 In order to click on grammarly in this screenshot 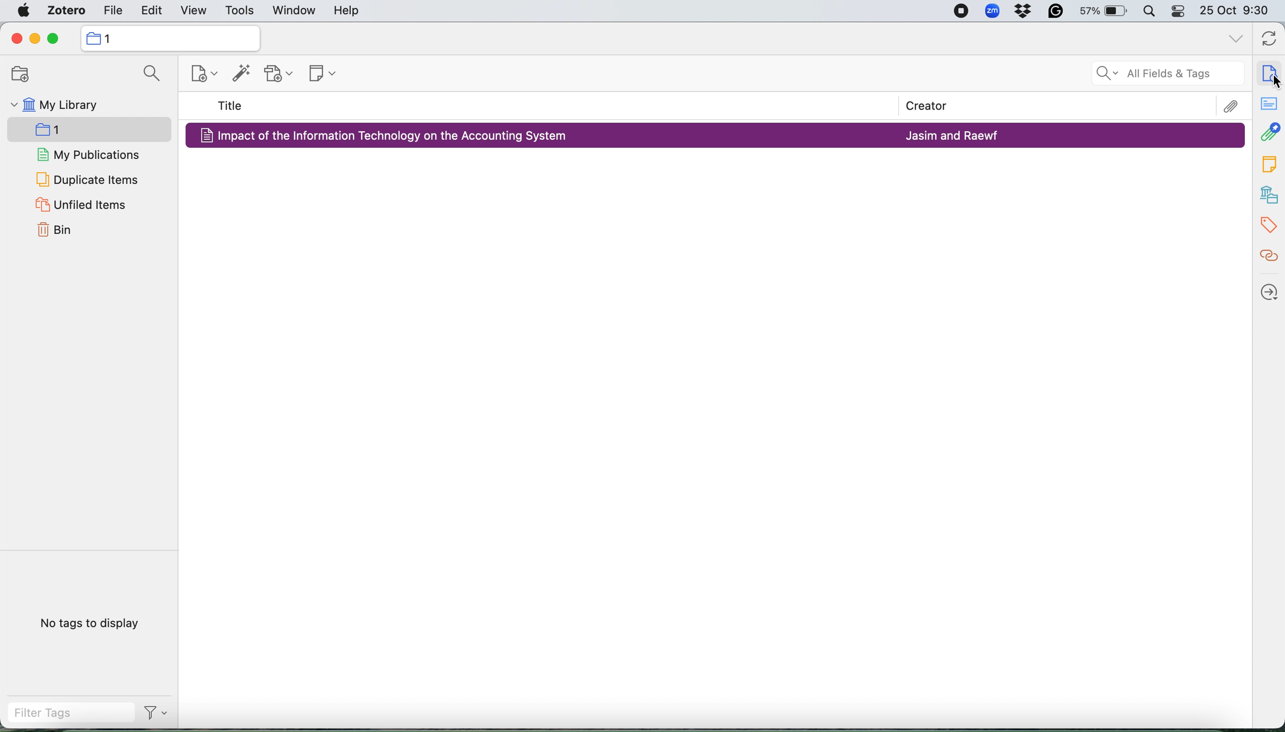, I will do `click(1058, 12)`.